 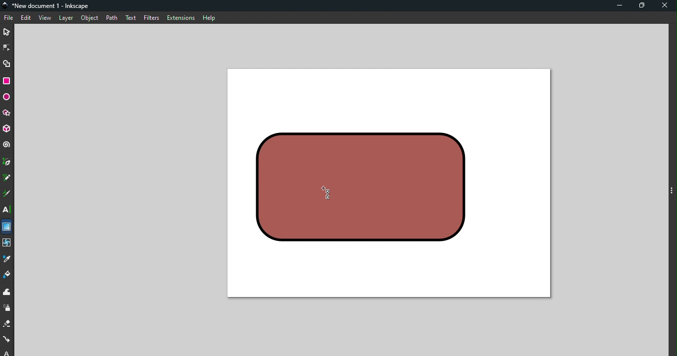 I want to click on Tweak tool, so click(x=7, y=293).